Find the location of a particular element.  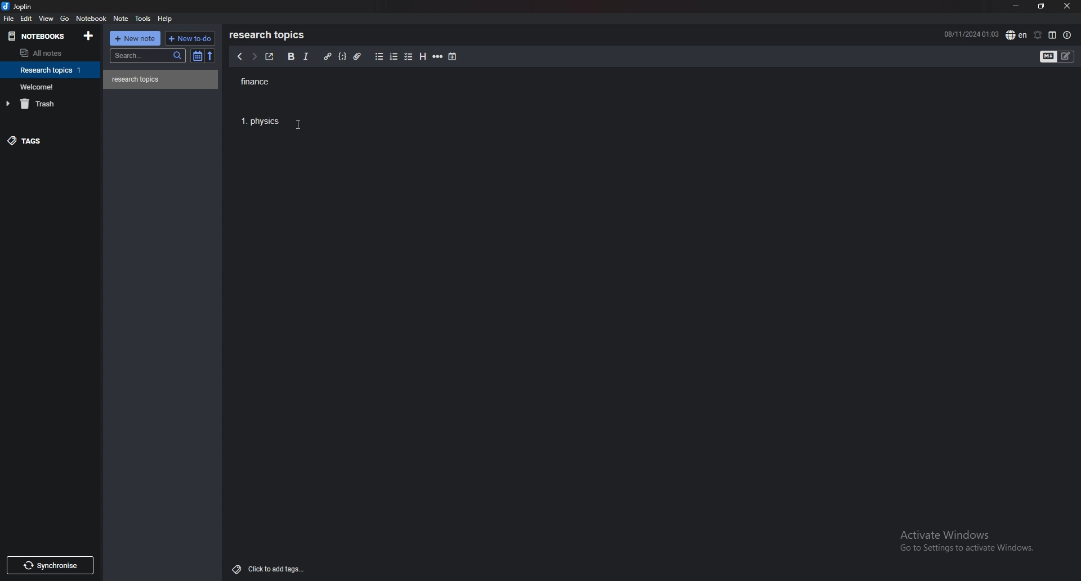

help is located at coordinates (167, 18).